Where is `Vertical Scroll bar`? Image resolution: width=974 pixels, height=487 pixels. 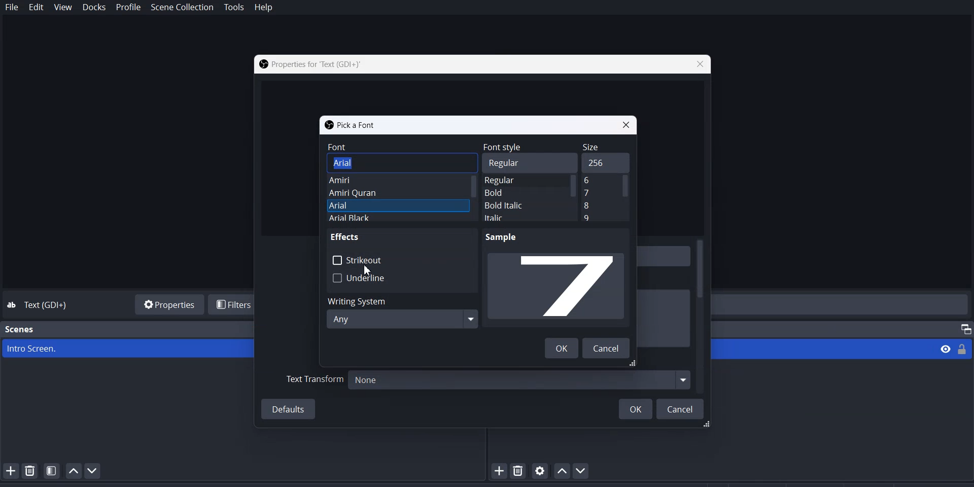 Vertical Scroll bar is located at coordinates (626, 198).